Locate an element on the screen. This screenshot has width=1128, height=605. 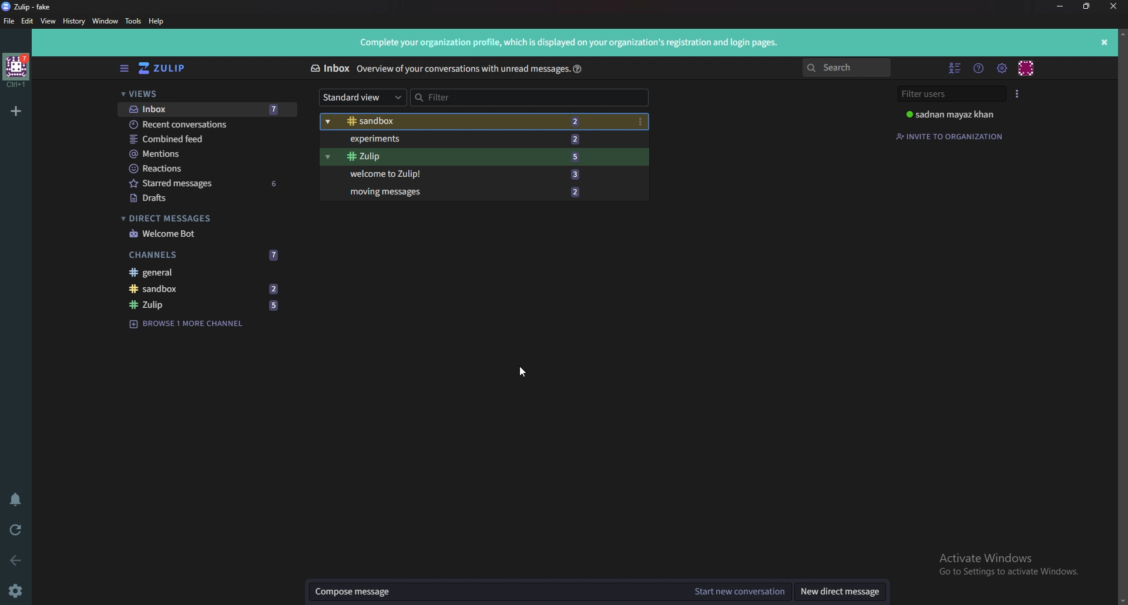
Moving messages is located at coordinates (468, 192).